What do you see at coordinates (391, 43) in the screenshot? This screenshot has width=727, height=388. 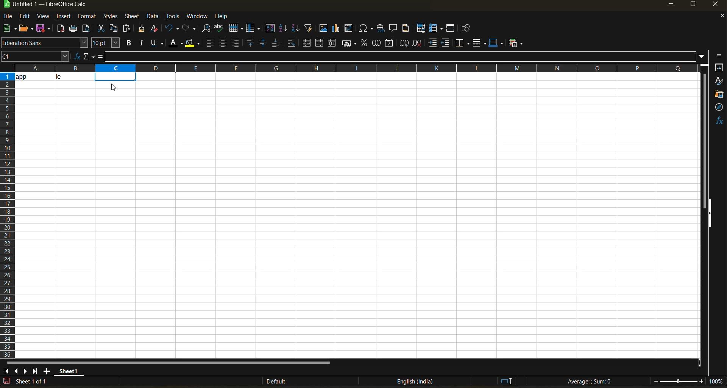 I see `format as date` at bounding box center [391, 43].